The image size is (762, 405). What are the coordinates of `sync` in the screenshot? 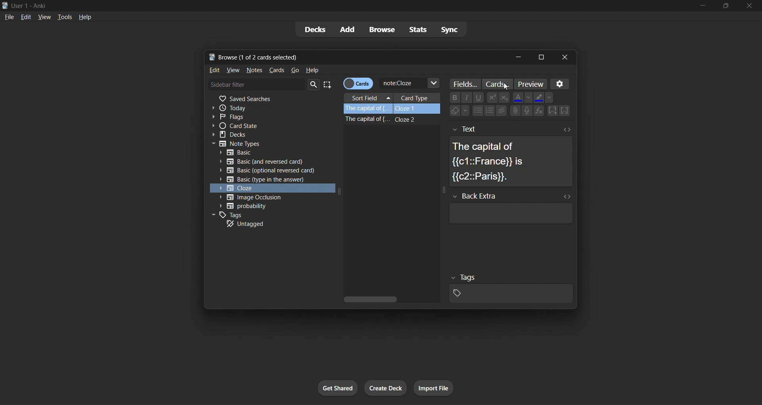 It's located at (455, 29).